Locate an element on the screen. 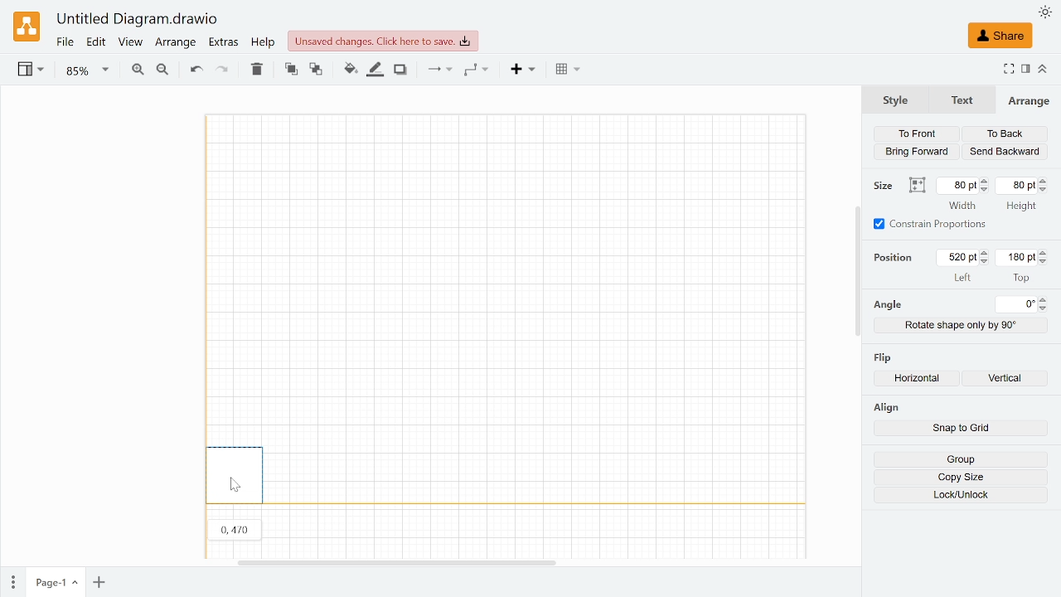 Image resolution: width=1061 pixels, height=597 pixels. flip is located at coordinates (884, 356).